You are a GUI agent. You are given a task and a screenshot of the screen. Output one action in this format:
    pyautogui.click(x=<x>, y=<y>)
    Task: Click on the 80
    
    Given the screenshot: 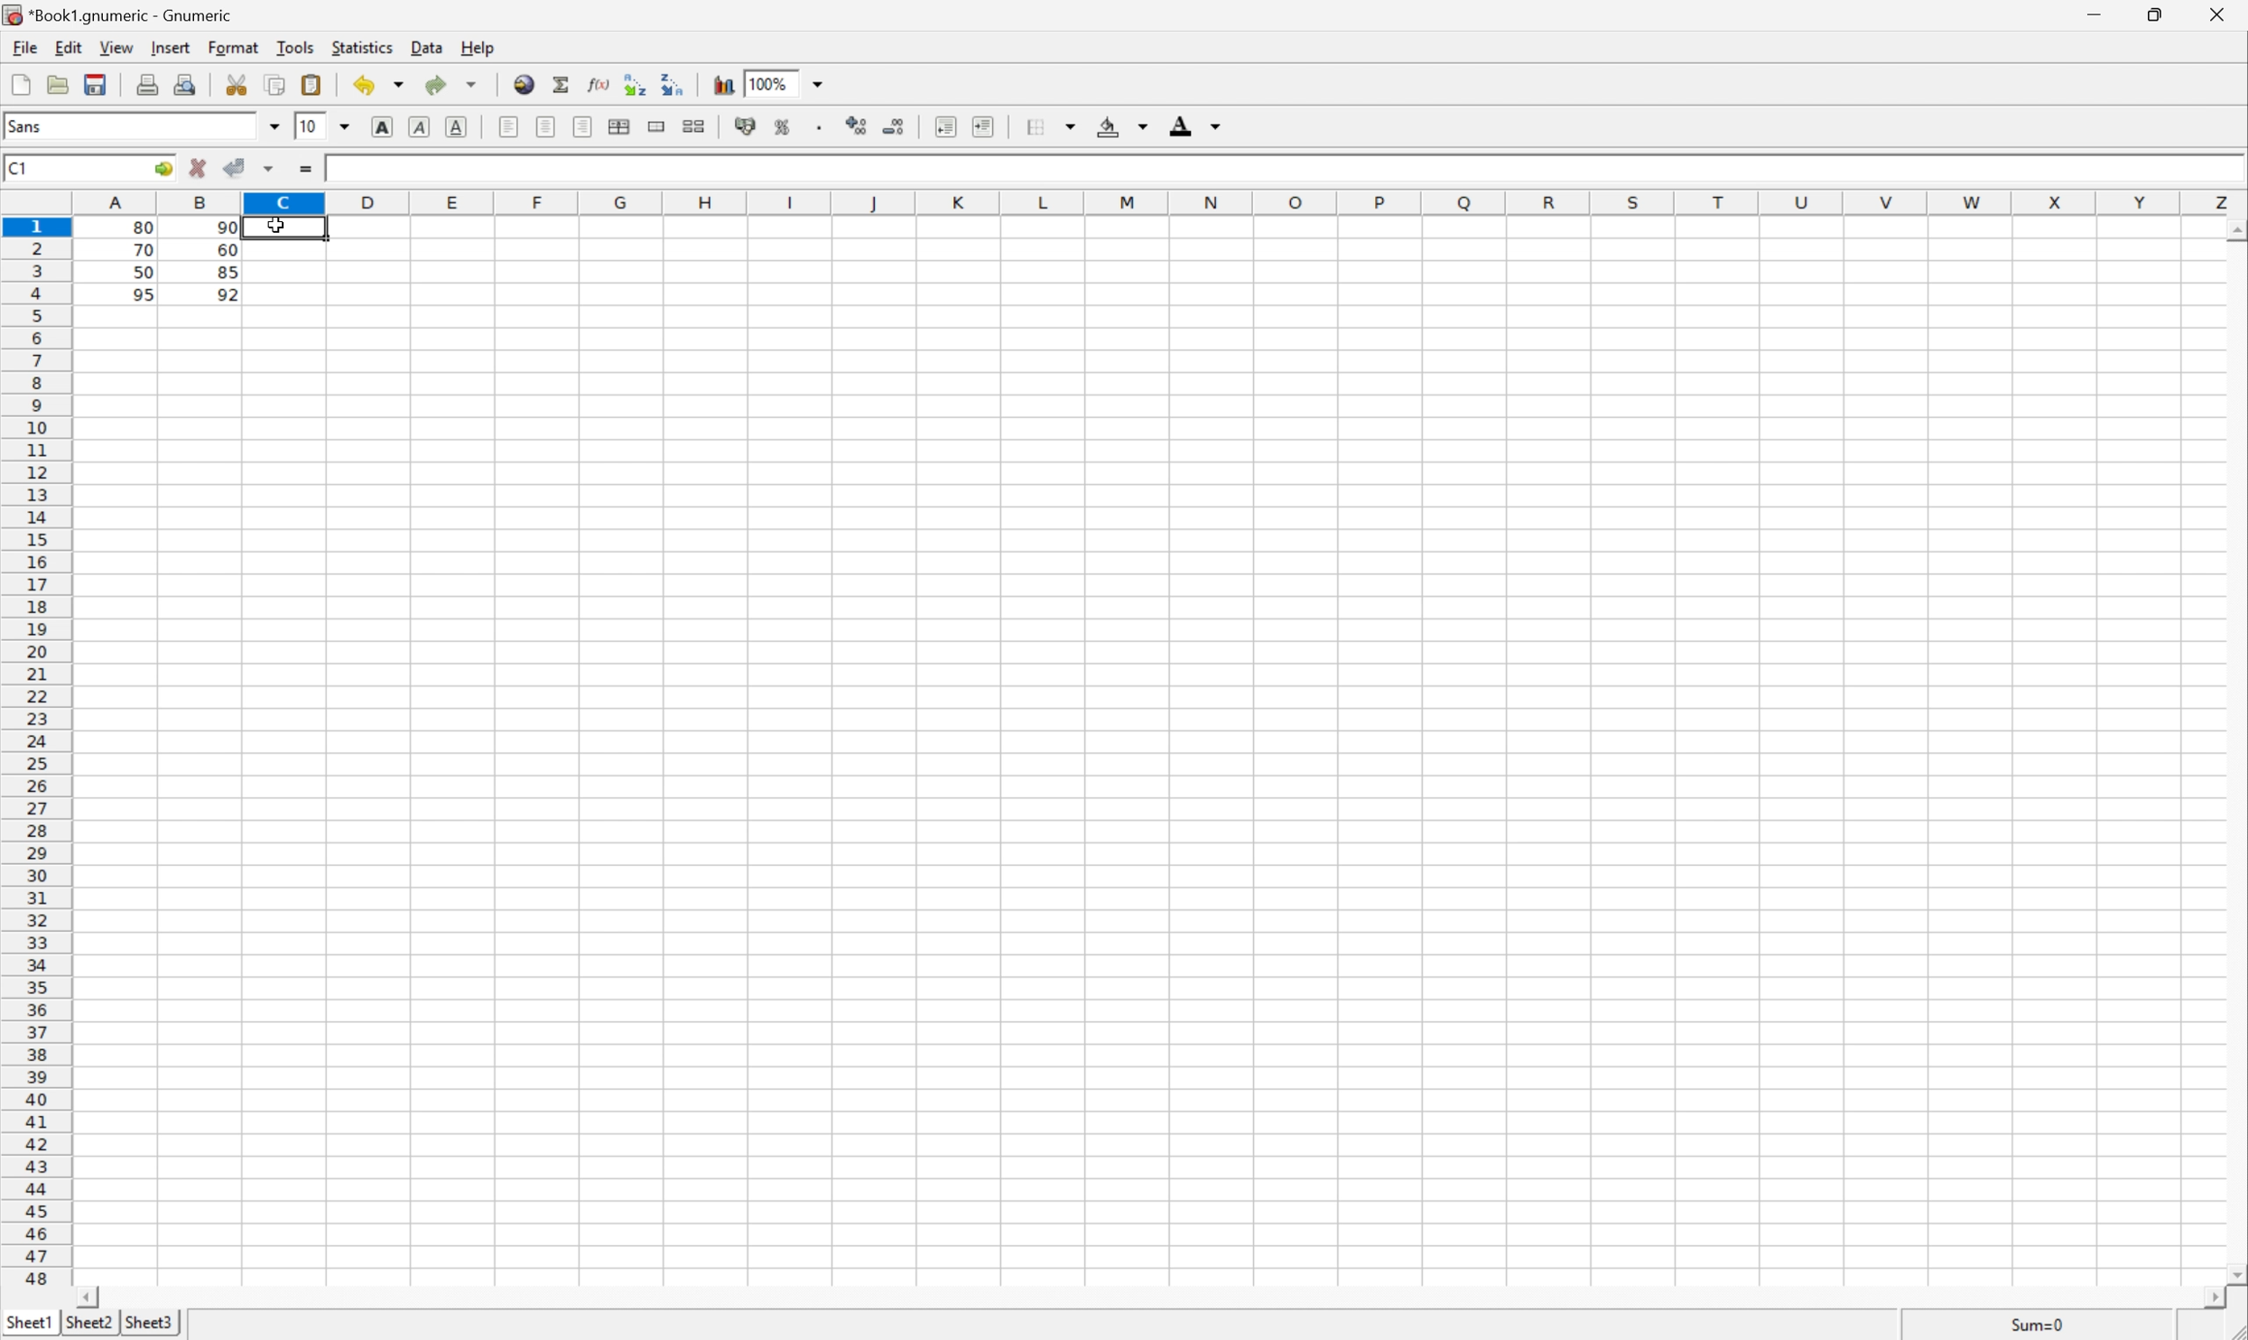 What is the action you would take?
    pyautogui.click(x=148, y=224)
    